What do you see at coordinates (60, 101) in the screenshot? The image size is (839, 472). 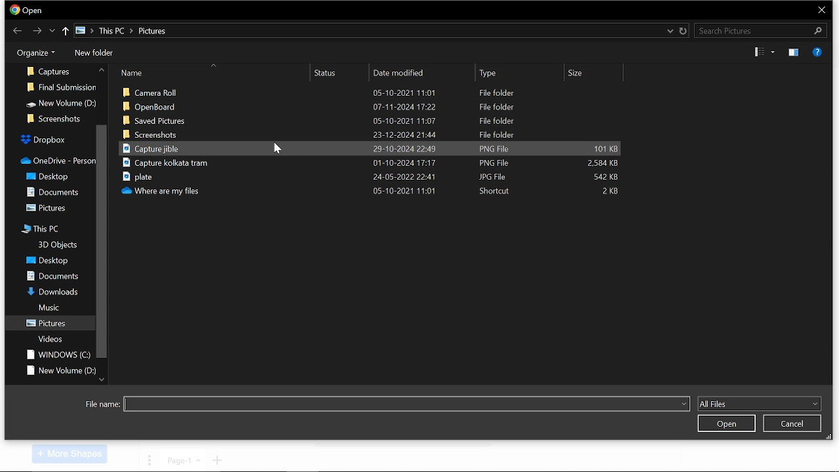 I see `folders` at bounding box center [60, 101].